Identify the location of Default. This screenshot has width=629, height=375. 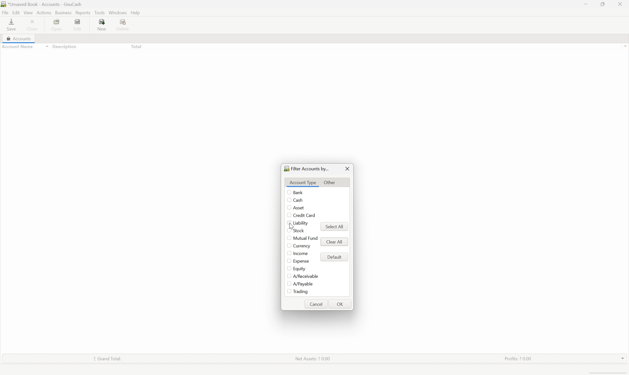
(335, 257).